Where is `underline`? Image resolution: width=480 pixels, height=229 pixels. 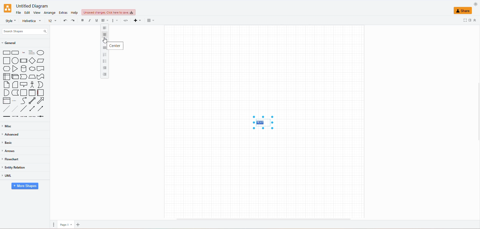
underline is located at coordinates (96, 20).